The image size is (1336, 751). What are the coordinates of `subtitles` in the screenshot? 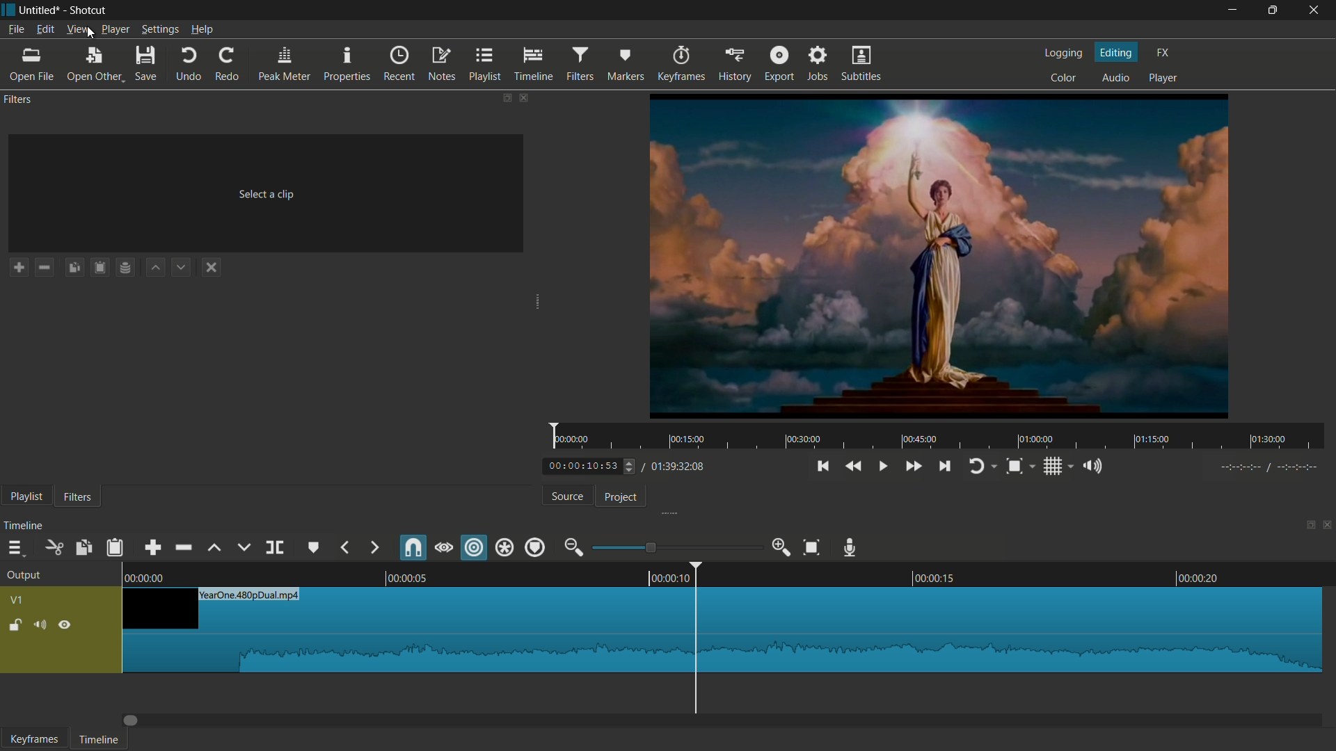 It's located at (861, 65).